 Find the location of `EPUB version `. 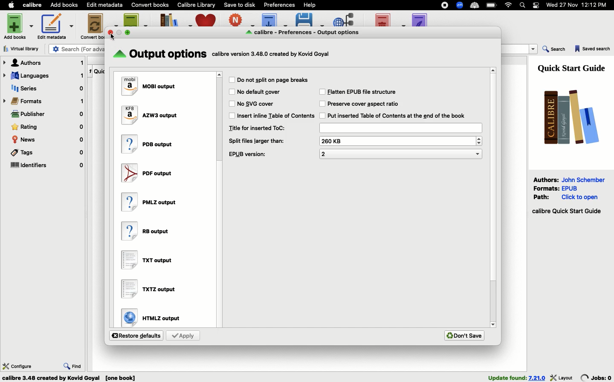

EPUB version  is located at coordinates (401, 153).